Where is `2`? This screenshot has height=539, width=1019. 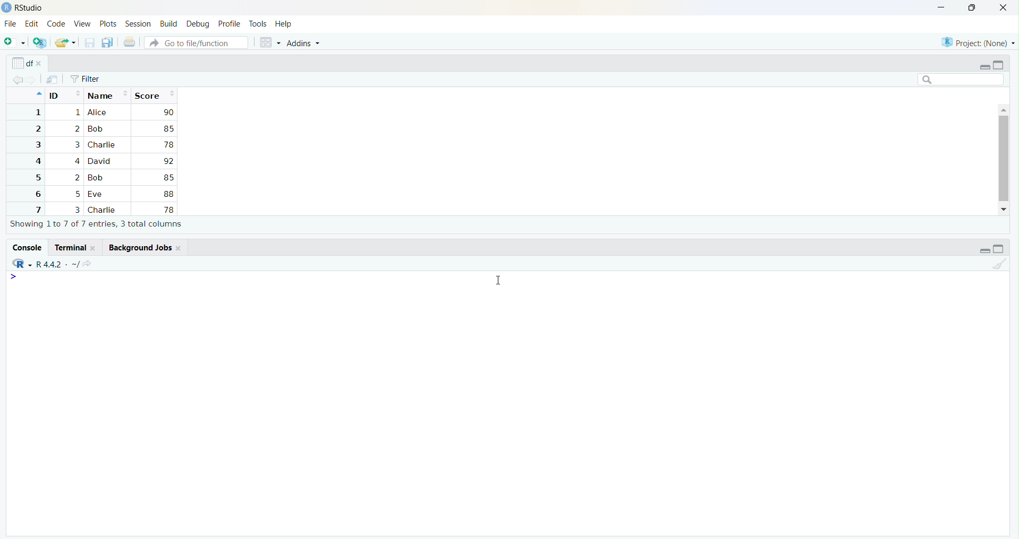 2 is located at coordinates (77, 178).